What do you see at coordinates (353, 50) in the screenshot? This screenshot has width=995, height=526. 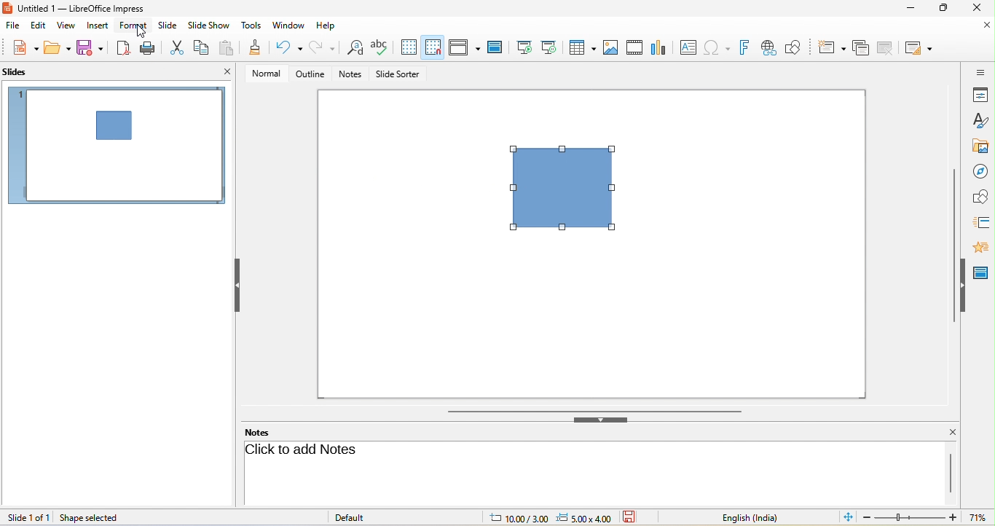 I see `find and replace` at bounding box center [353, 50].